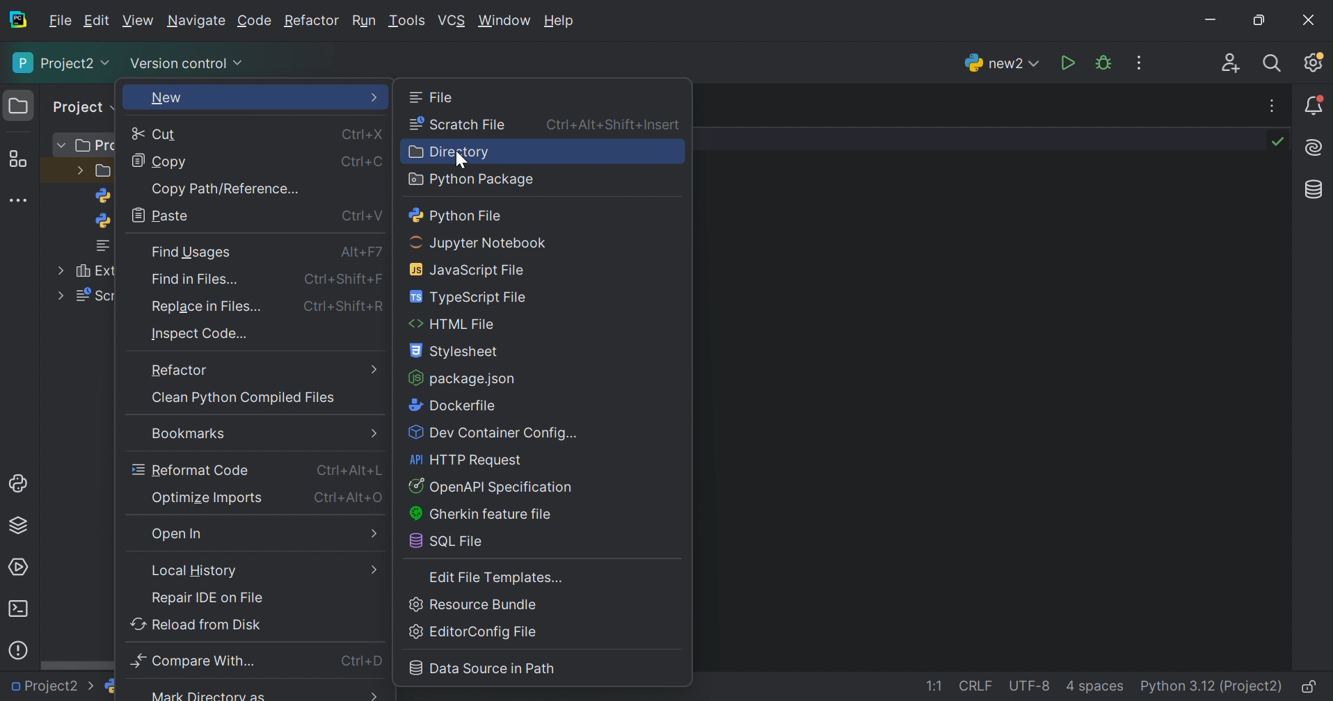 The image size is (1333, 701). Describe the element at coordinates (311, 22) in the screenshot. I see `Refactor` at that location.